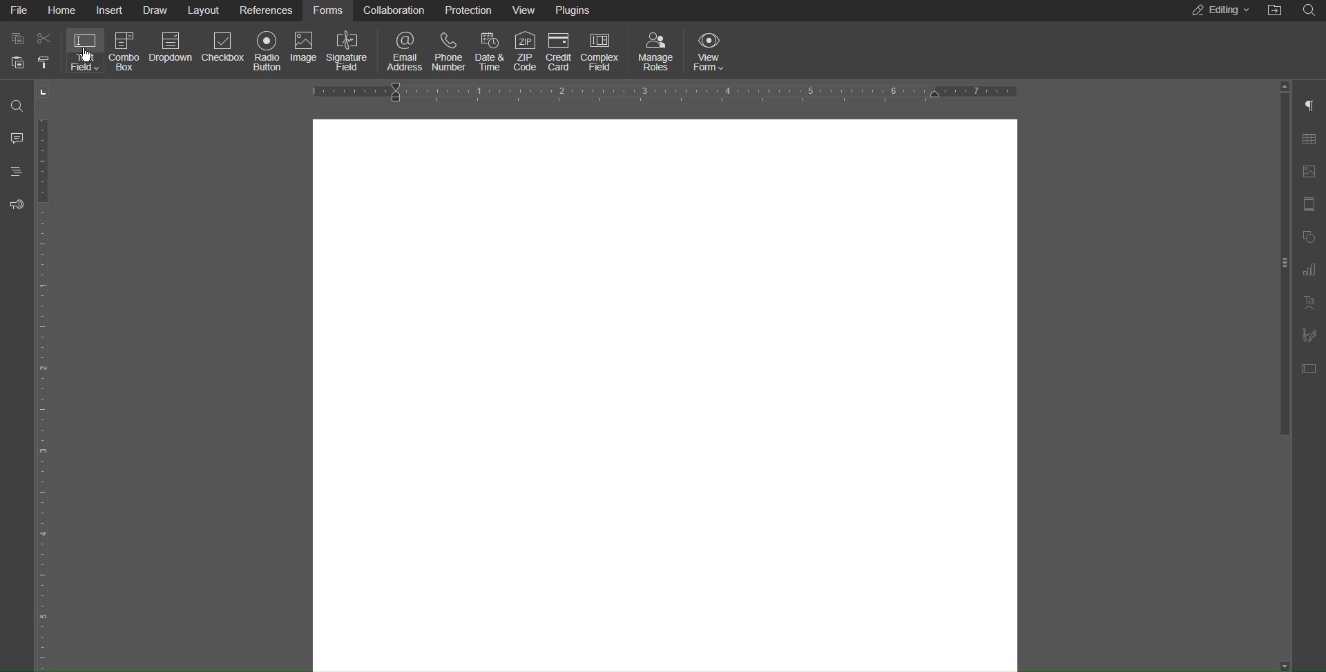 This screenshot has width=1326, height=672. What do you see at coordinates (45, 39) in the screenshot?
I see `cut` at bounding box center [45, 39].